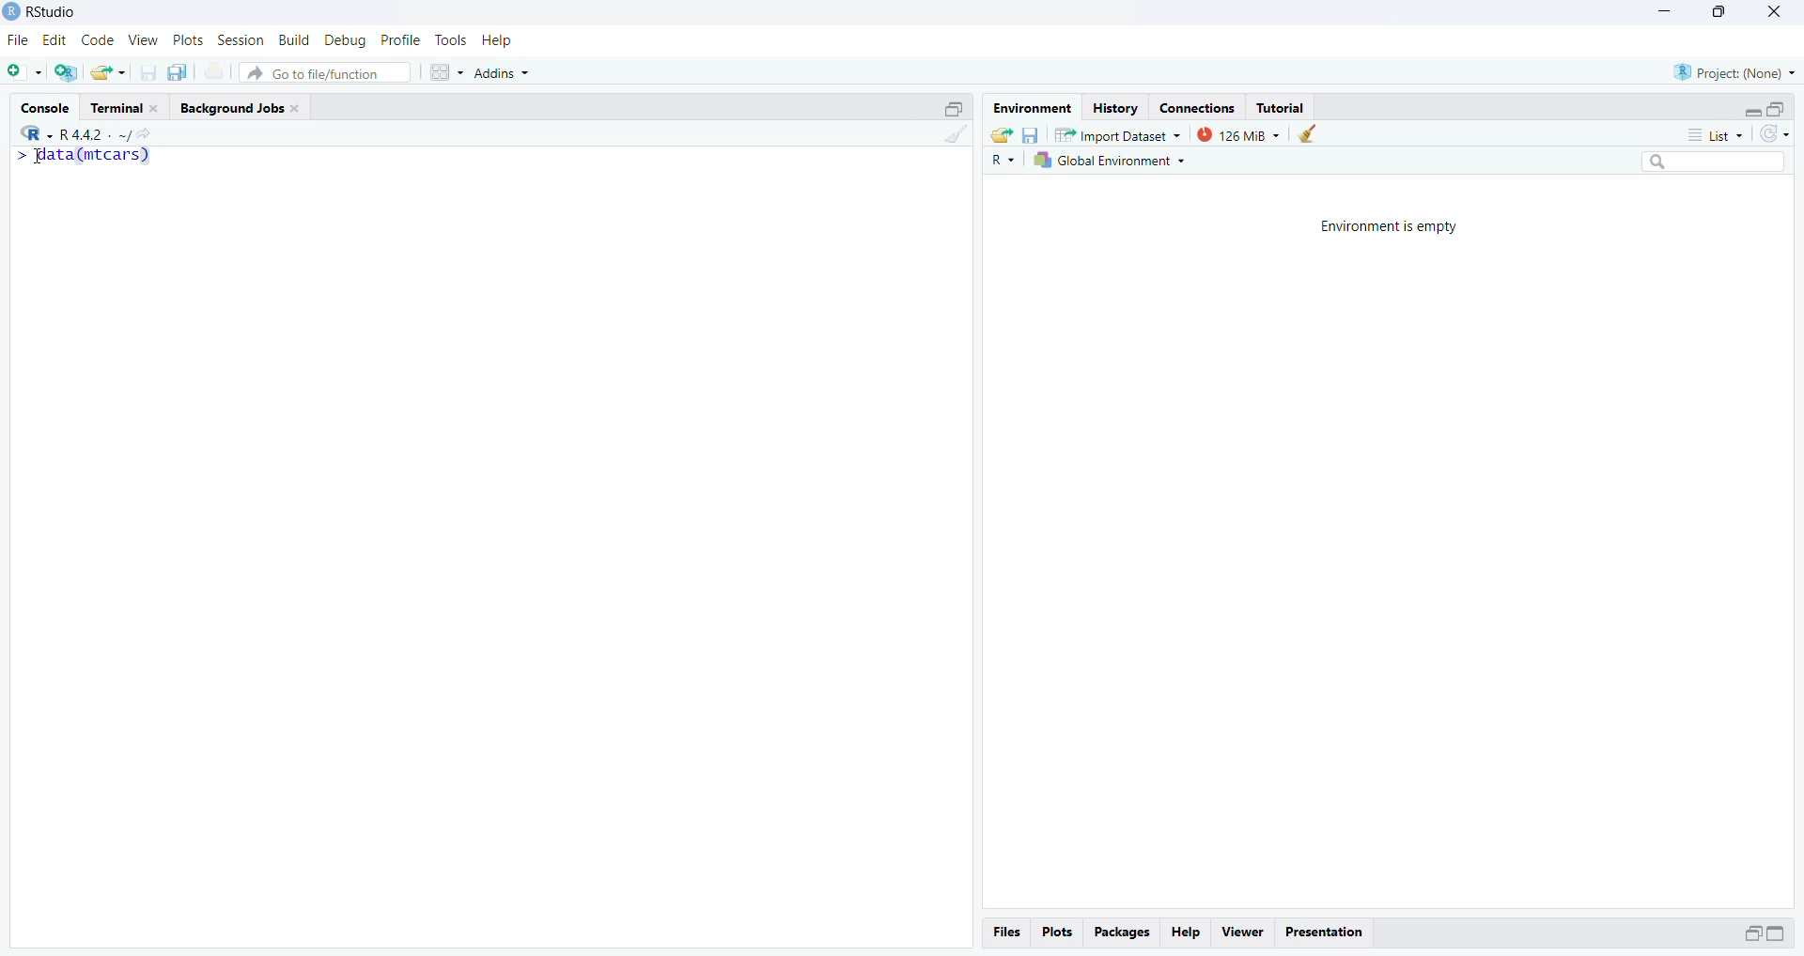  I want to click on packages, so click(1120, 933).